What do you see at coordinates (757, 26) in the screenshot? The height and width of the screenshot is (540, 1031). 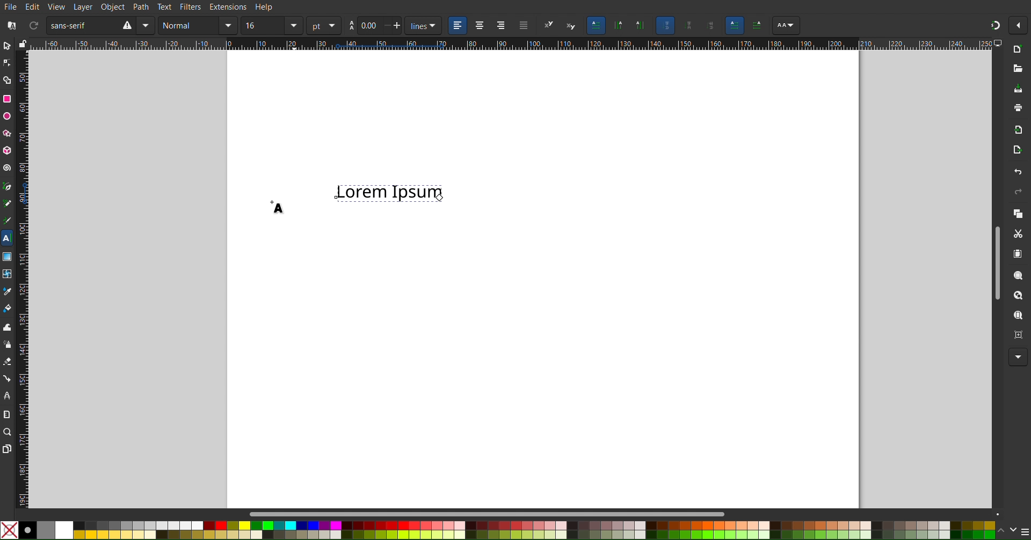 I see `` at bounding box center [757, 26].